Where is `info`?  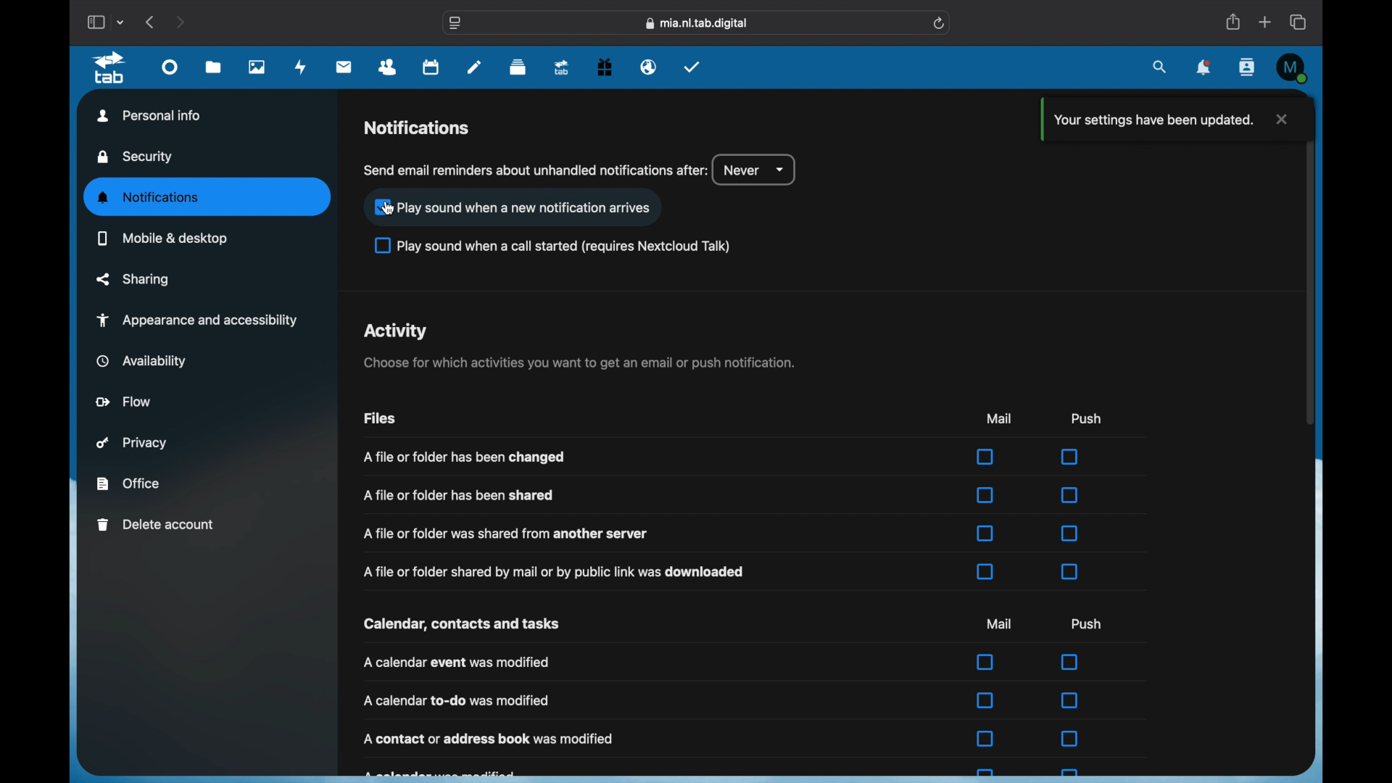
info is located at coordinates (536, 170).